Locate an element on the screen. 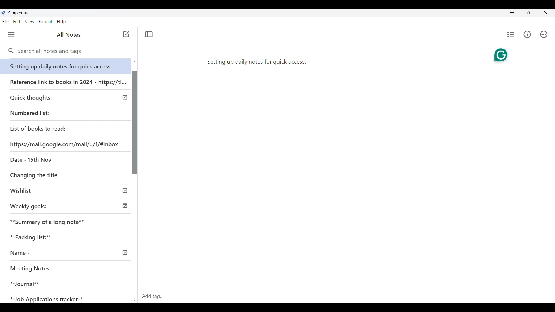  Minimize is located at coordinates (512, 12).